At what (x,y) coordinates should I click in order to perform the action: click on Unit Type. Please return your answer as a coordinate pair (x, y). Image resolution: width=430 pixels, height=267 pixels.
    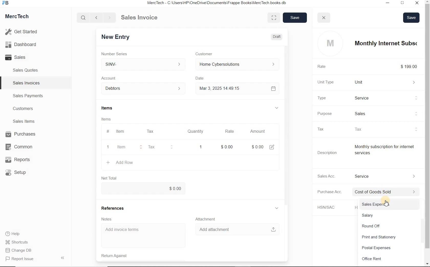
    Looking at the image, I should click on (330, 82).